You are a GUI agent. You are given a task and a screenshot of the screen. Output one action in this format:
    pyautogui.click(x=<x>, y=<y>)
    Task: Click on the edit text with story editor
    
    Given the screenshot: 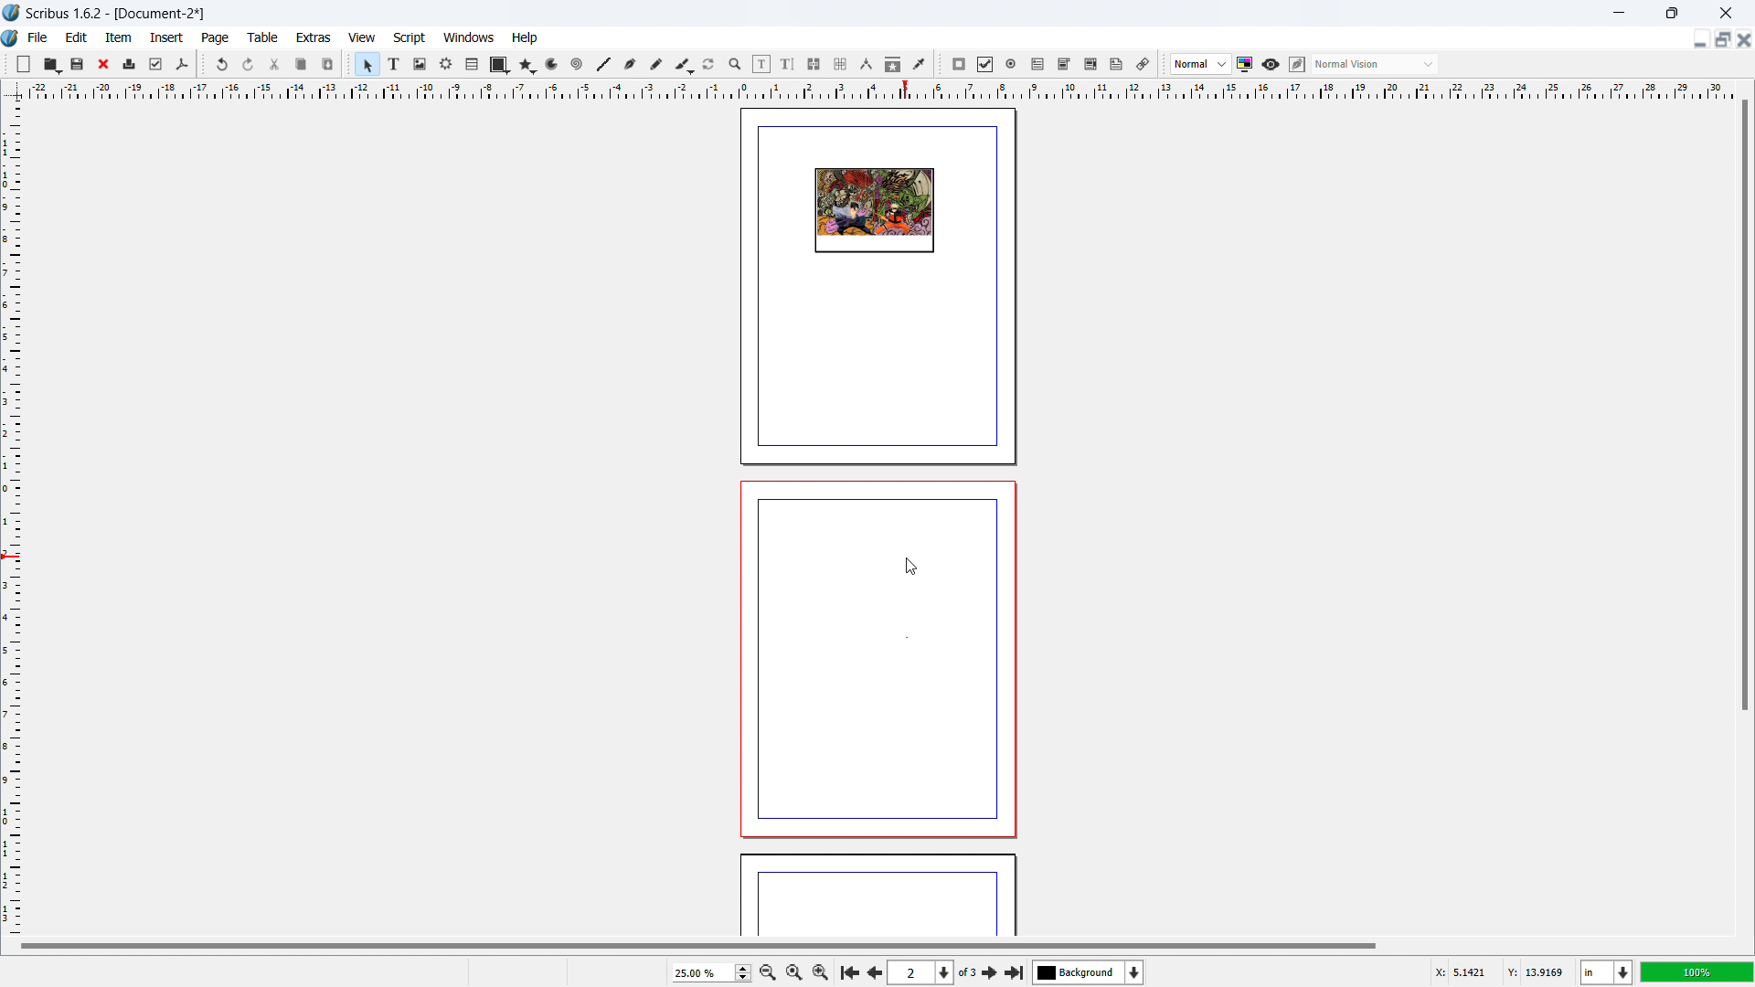 What is the action you would take?
    pyautogui.click(x=787, y=64)
    